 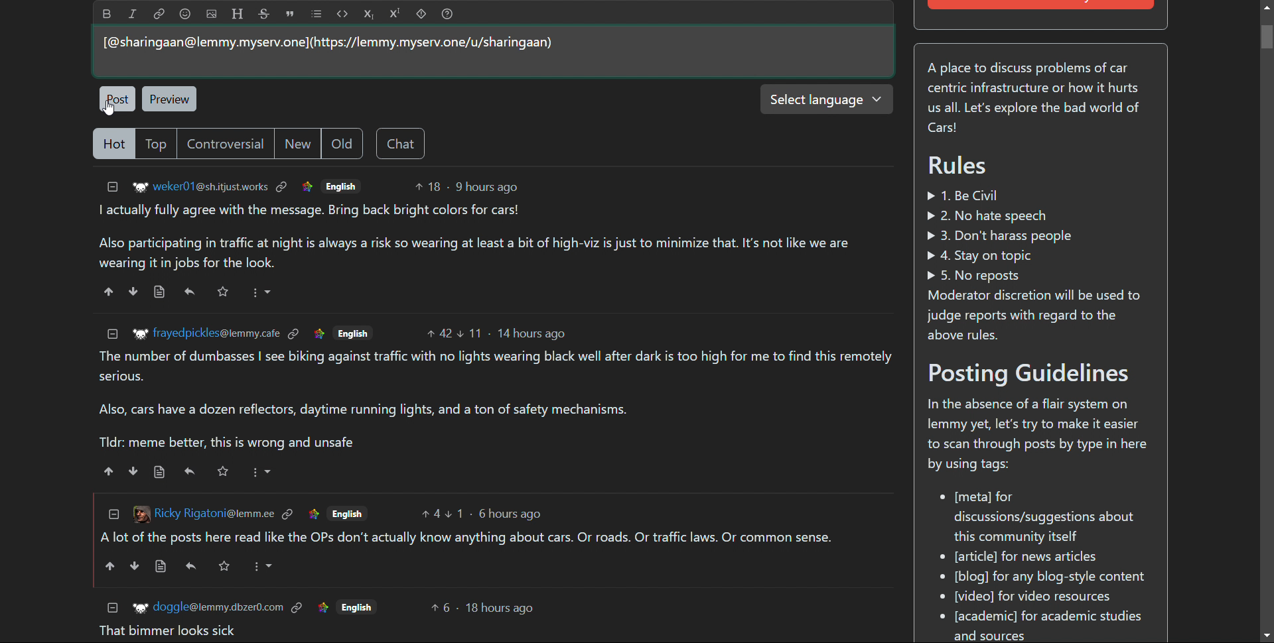 What do you see at coordinates (441, 607) in the screenshot?
I see `upvotes 6` at bounding box center [441, 607].